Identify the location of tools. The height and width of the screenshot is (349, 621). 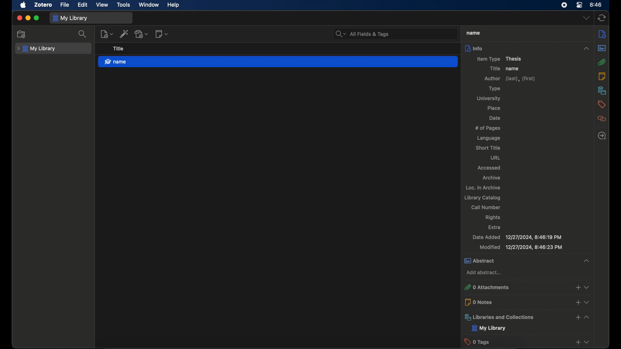
(124, 5).